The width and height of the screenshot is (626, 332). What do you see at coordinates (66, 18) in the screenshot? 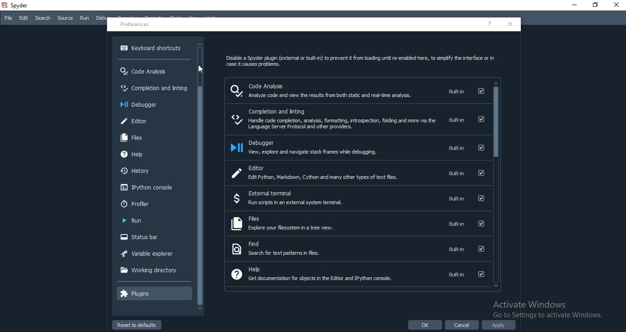
I see `Source` at bounding box center [66, 18].